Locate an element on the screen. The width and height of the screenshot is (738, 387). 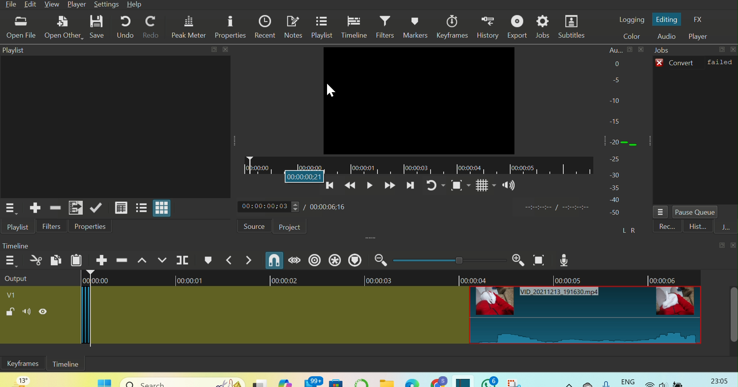
Convert failed is located at coordinates (696, 62).